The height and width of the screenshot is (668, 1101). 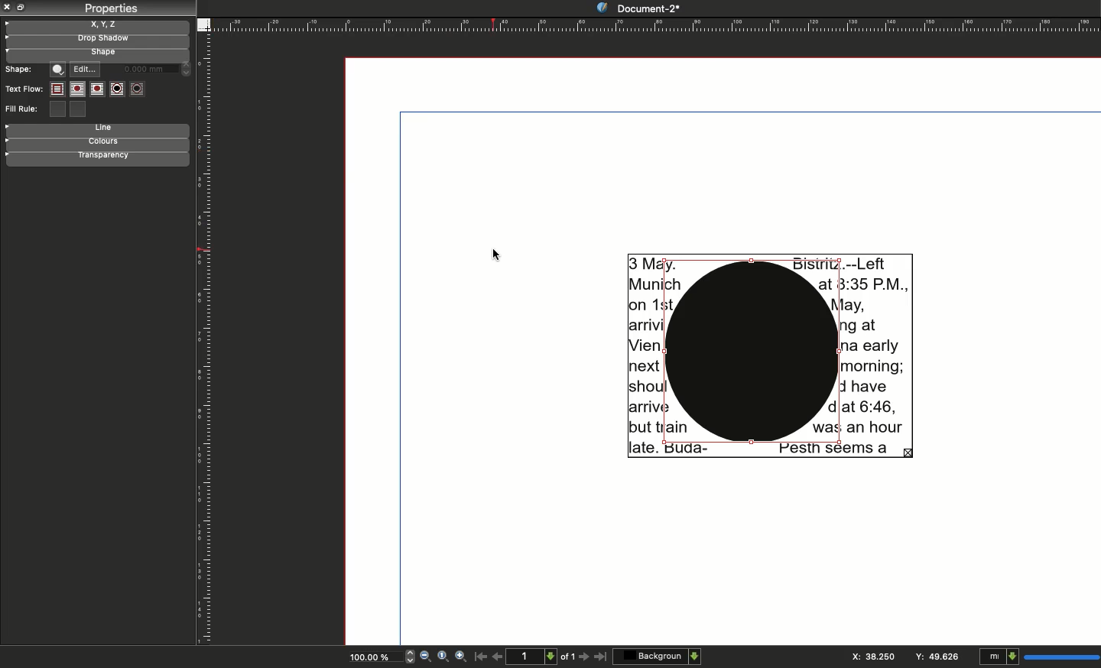 I want to click on Background, so click(x=657, y=656).